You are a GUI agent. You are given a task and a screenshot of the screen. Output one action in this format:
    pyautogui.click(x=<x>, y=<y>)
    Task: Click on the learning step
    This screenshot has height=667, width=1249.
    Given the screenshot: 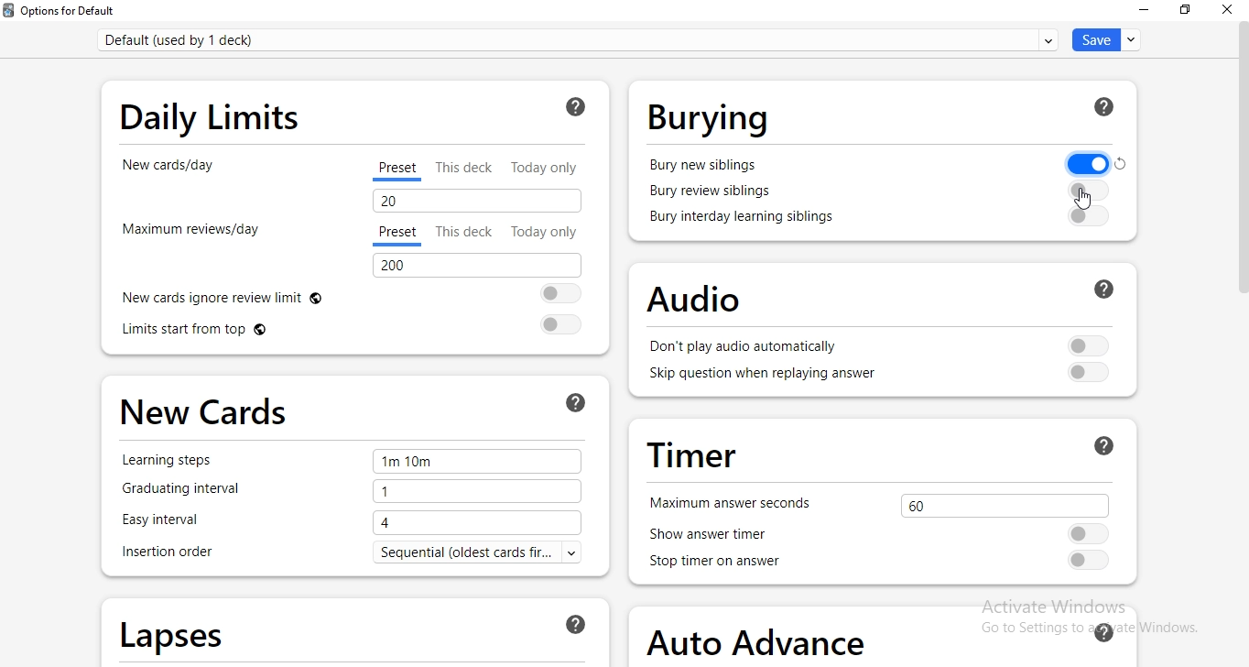 What is the action you would take?
    pyautogui.click(x=174, y=460)
    